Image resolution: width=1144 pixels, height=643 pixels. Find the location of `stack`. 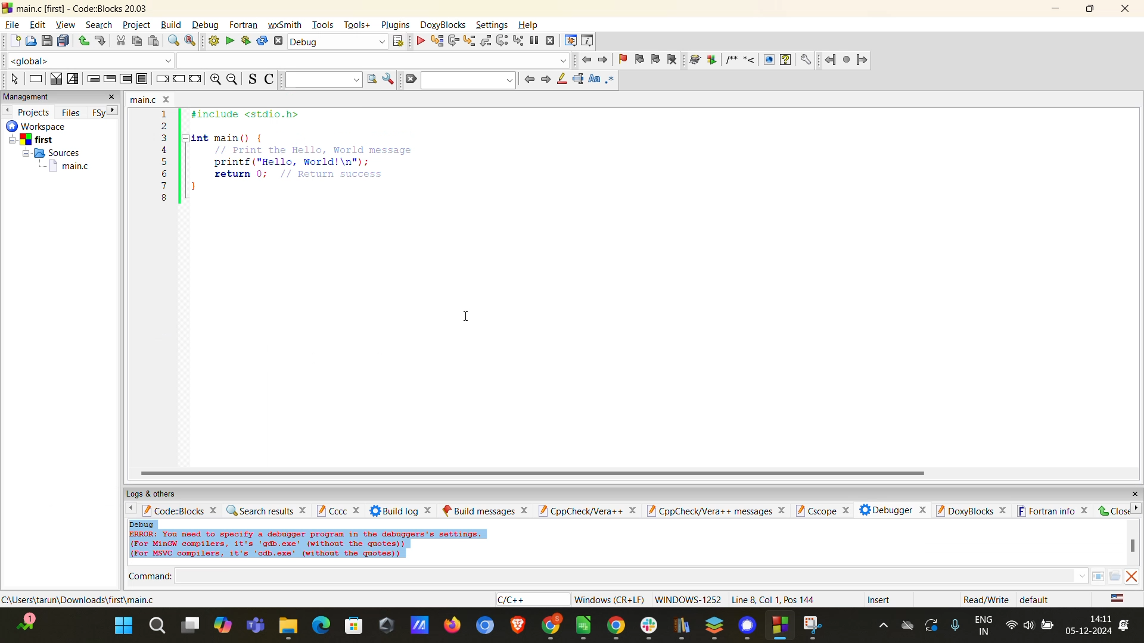

stack is located at coordinates (714, 628).